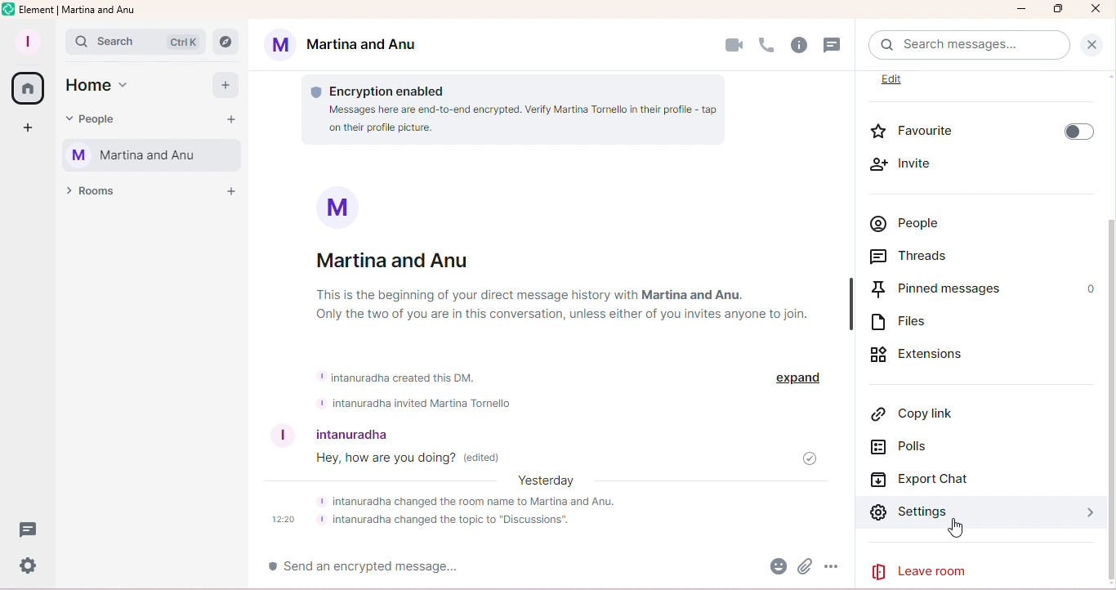  What do you see at coordinates (422, 568) in the screenshot?
I see `Write message` at bounding box center [422, 568].